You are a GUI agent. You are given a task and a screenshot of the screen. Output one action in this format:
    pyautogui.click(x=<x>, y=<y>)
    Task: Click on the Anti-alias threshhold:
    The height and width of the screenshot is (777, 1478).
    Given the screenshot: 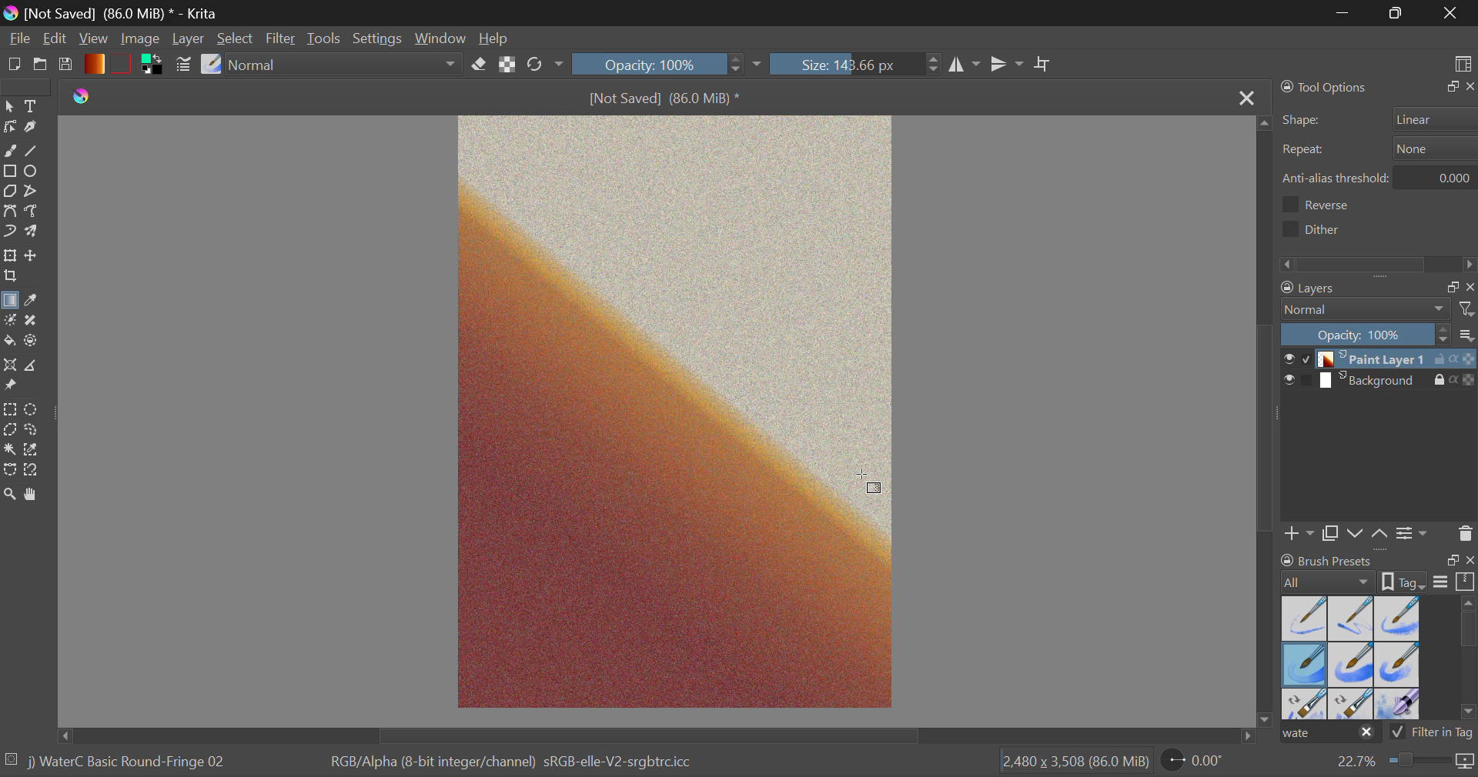 What is the action you would take?
    pyautogui.click(x=1336, y=178)
    